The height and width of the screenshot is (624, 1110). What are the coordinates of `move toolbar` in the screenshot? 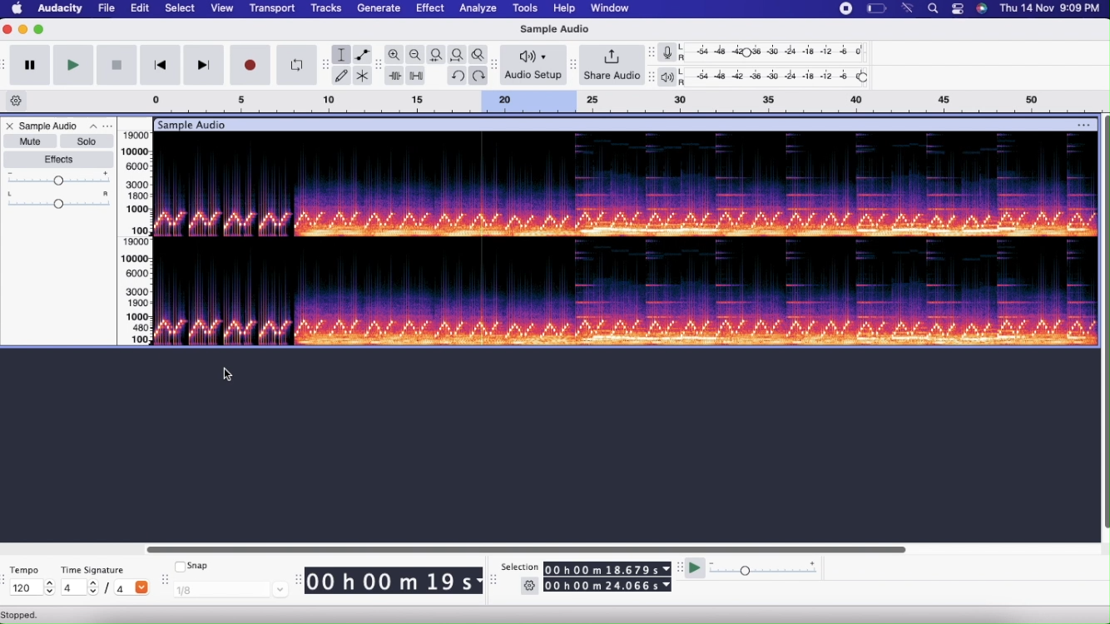 It's located at (652, 77).